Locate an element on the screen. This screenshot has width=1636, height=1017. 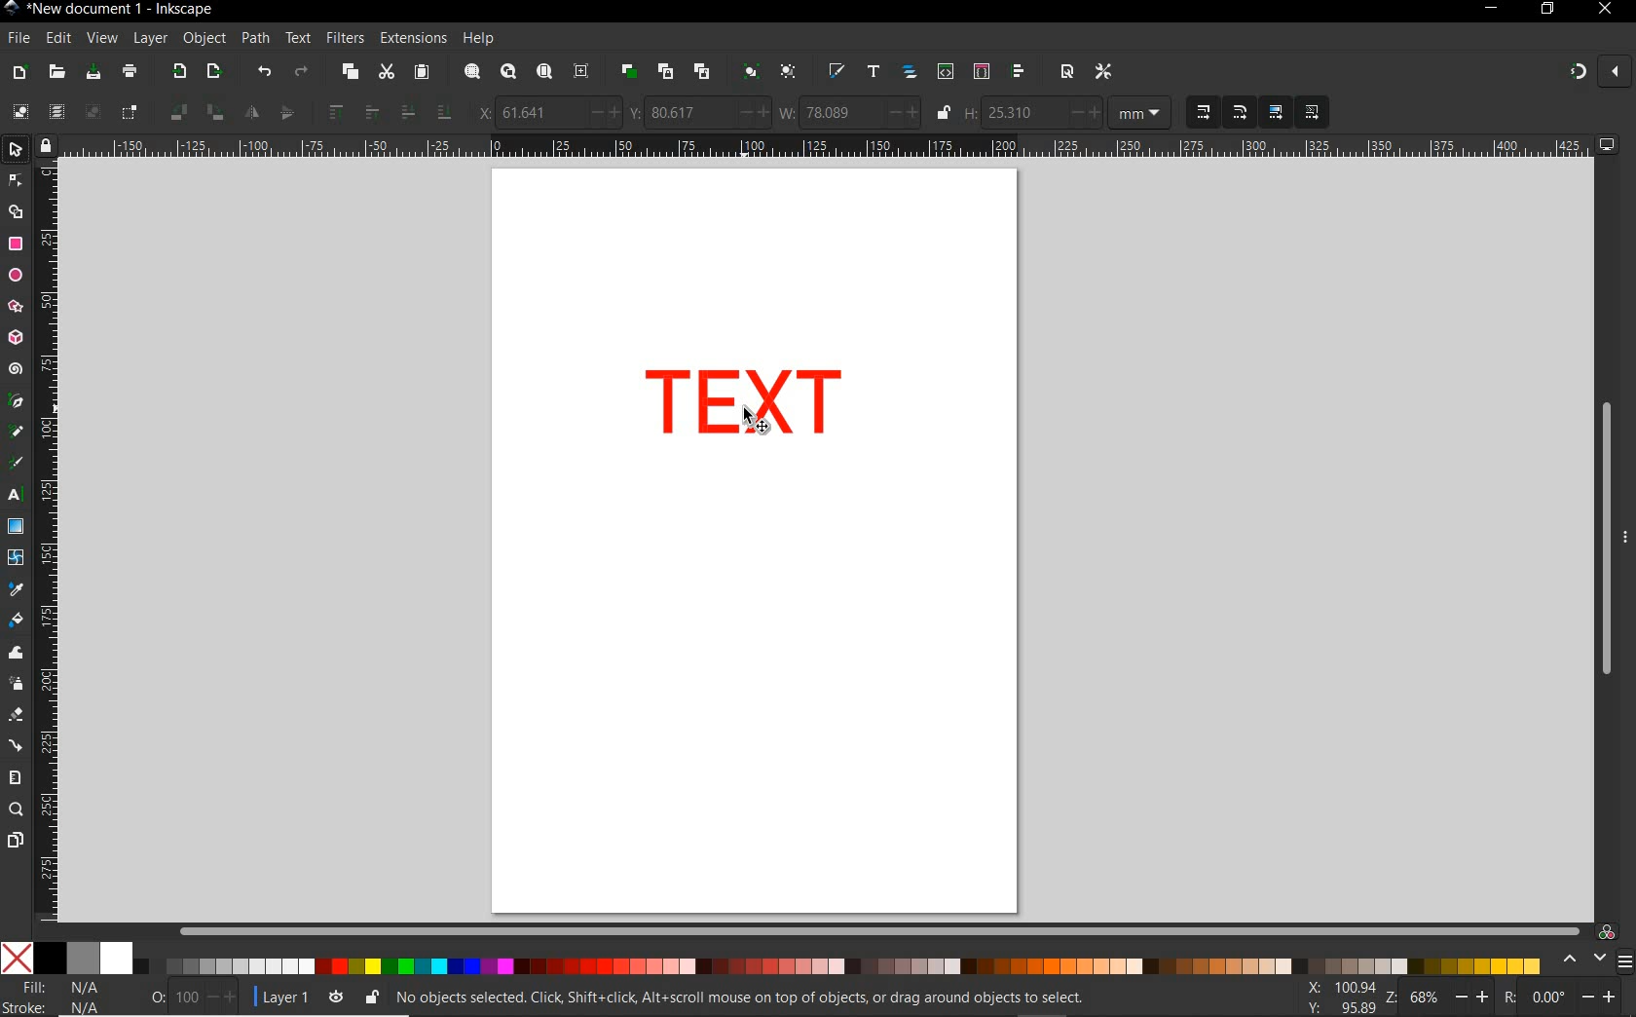
text tool is located at coordinates (18, 497).